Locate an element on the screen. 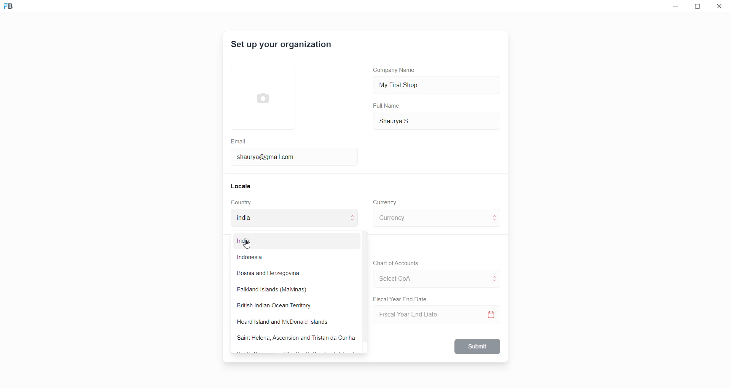  minimize is located at coordinates (674, 8).